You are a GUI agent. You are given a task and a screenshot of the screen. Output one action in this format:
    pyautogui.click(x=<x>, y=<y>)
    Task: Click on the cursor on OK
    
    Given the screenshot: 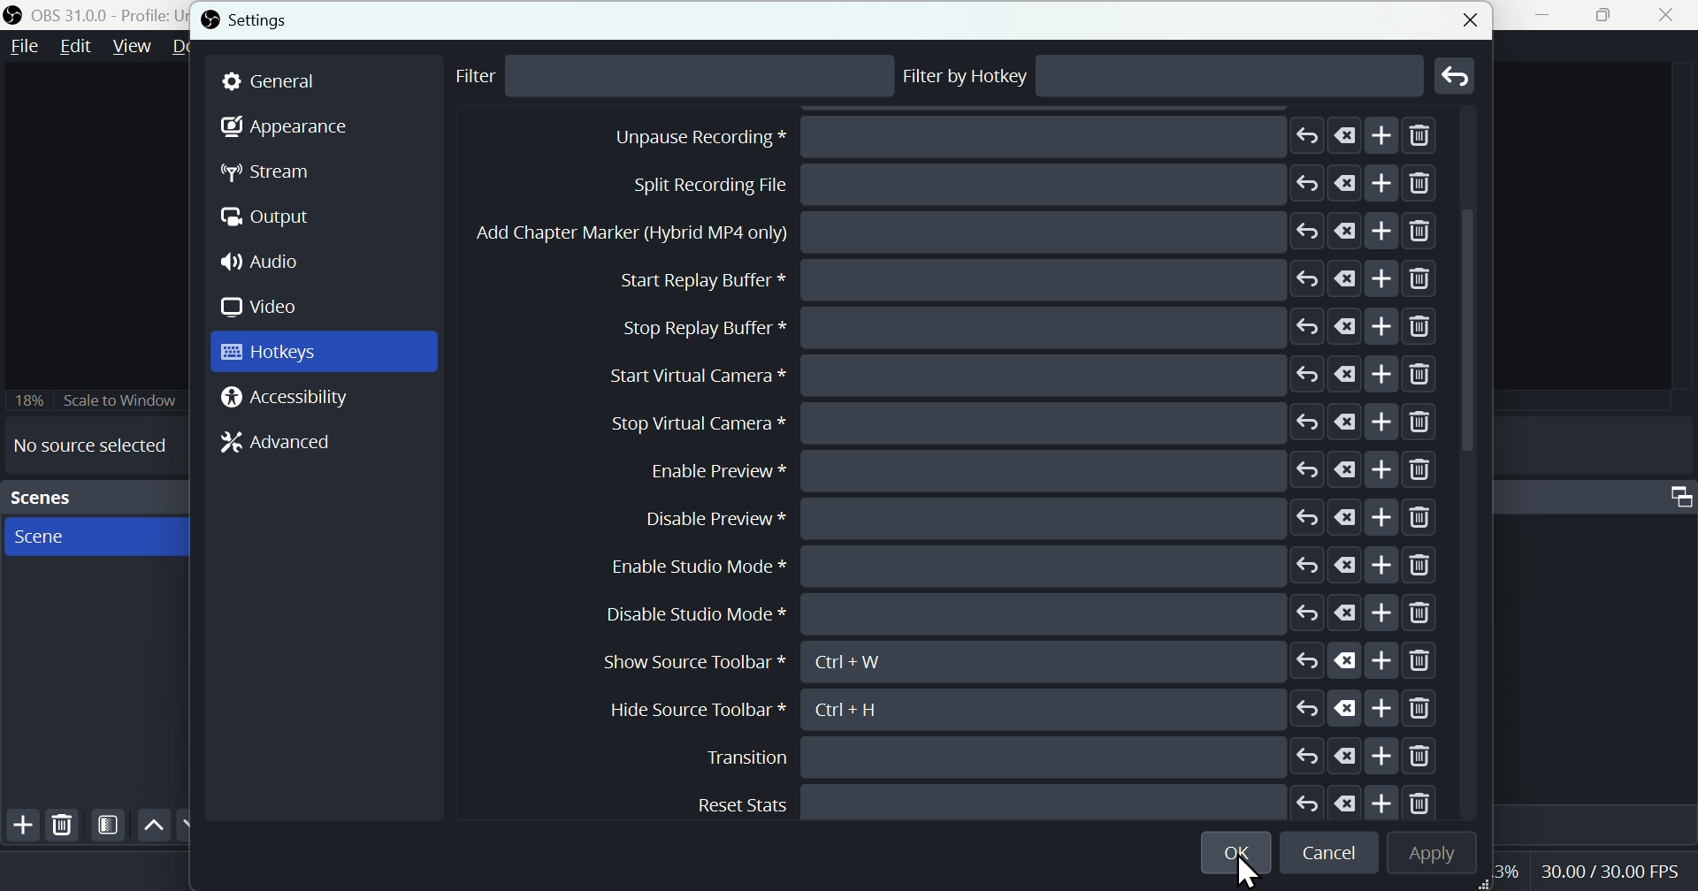 What is the action you would take?
    pyautogui.click(x=1241, y=872)
    